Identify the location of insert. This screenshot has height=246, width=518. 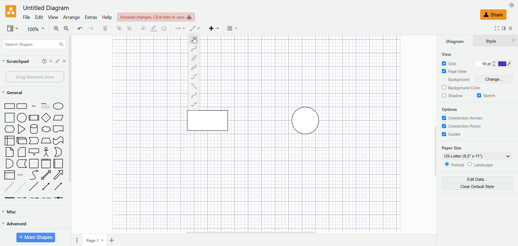
(214, 29).